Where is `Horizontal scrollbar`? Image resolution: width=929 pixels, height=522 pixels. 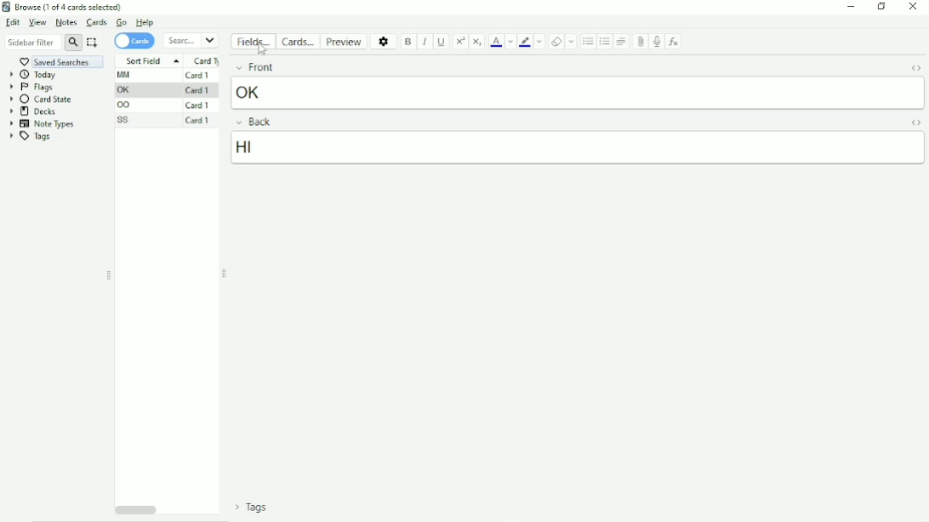 Horizontal scrollbar is located at coordinates (134, 510).